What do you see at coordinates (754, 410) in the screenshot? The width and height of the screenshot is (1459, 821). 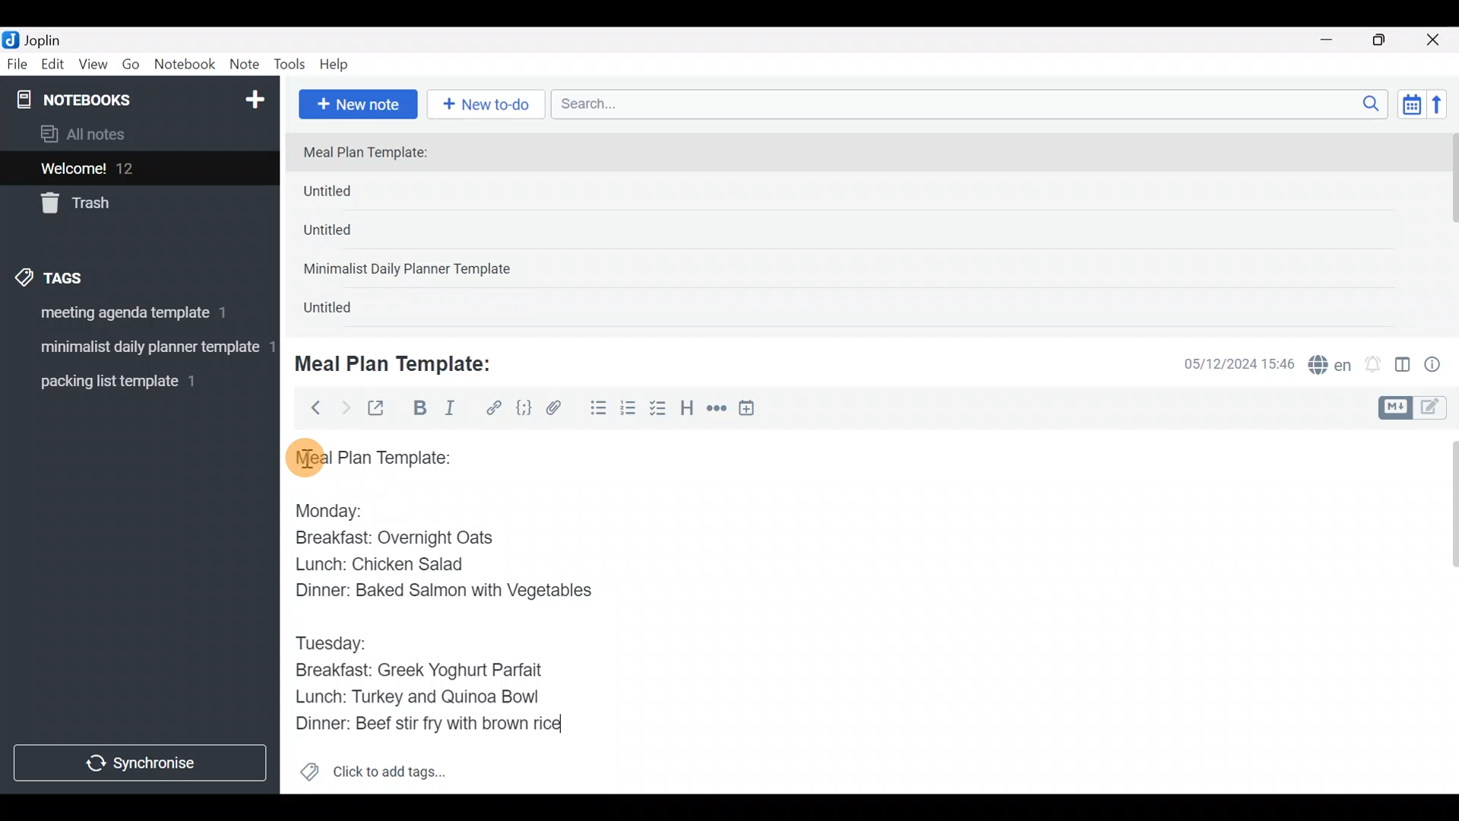 I see `Insert time` at bounding box center [754, 410].